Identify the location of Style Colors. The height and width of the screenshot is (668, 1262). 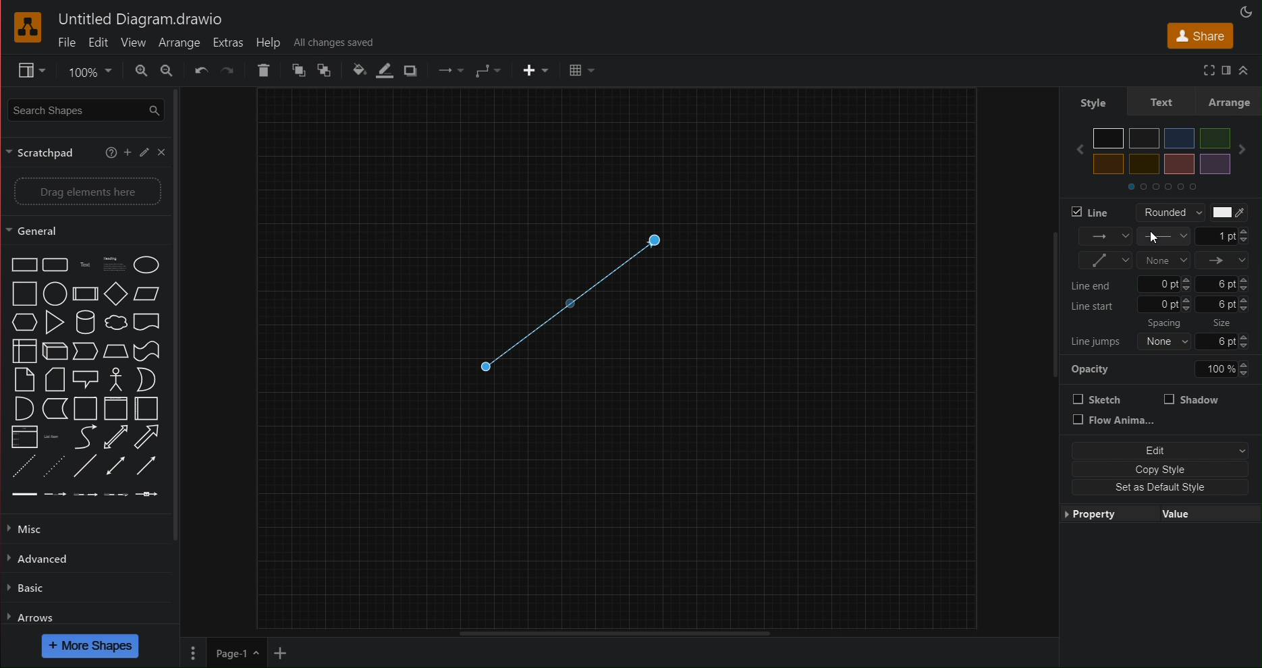
(1165, 157).